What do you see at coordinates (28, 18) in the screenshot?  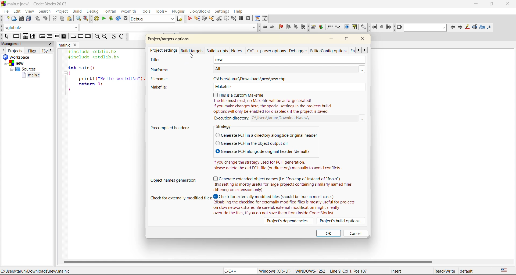 I see `save everytime` at bounding box center [28, 18].